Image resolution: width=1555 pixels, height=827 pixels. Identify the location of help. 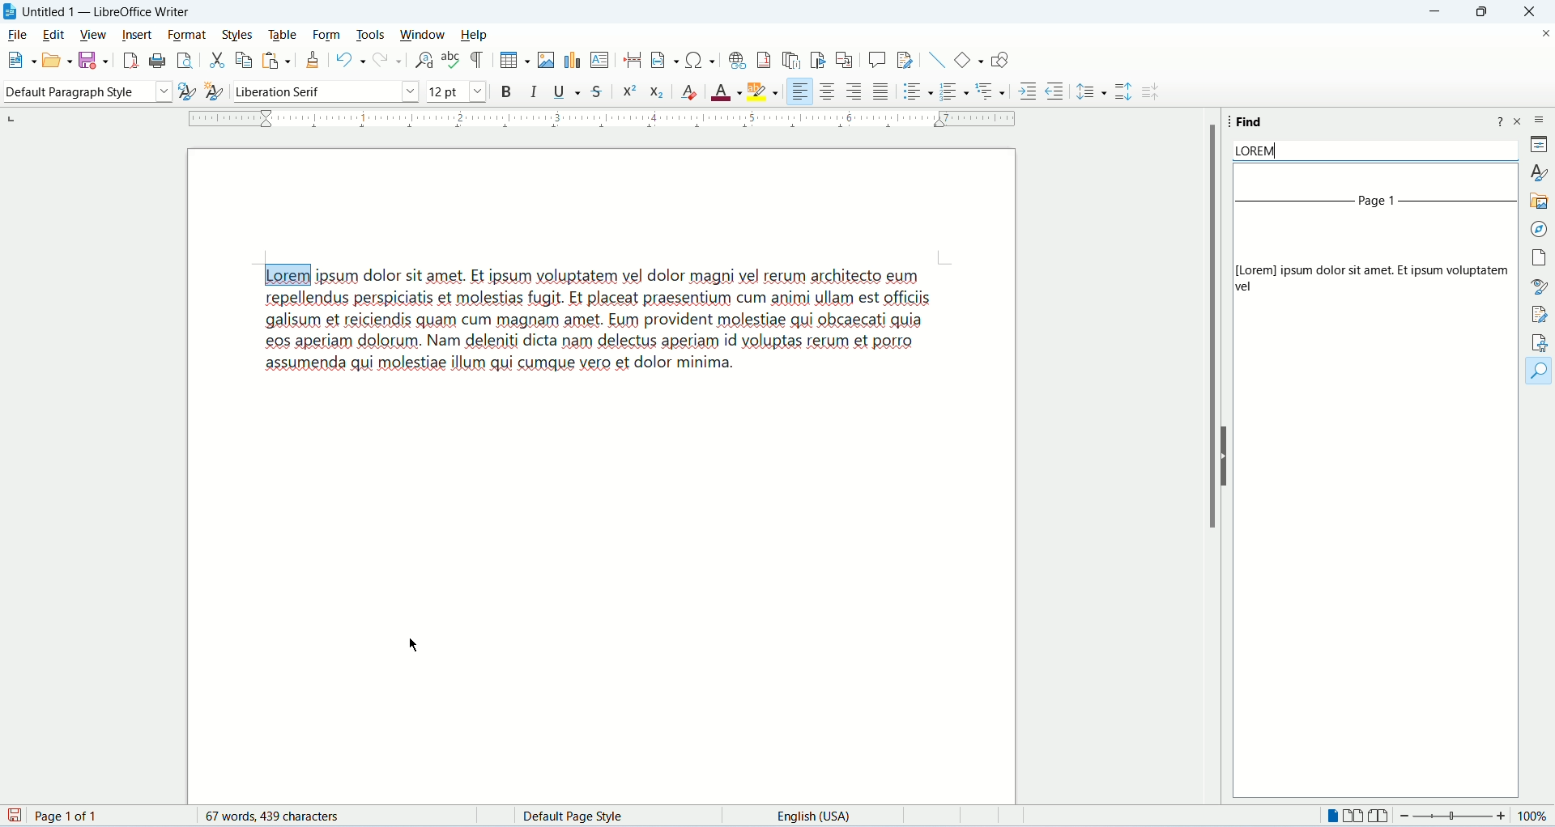
(1501, 122).